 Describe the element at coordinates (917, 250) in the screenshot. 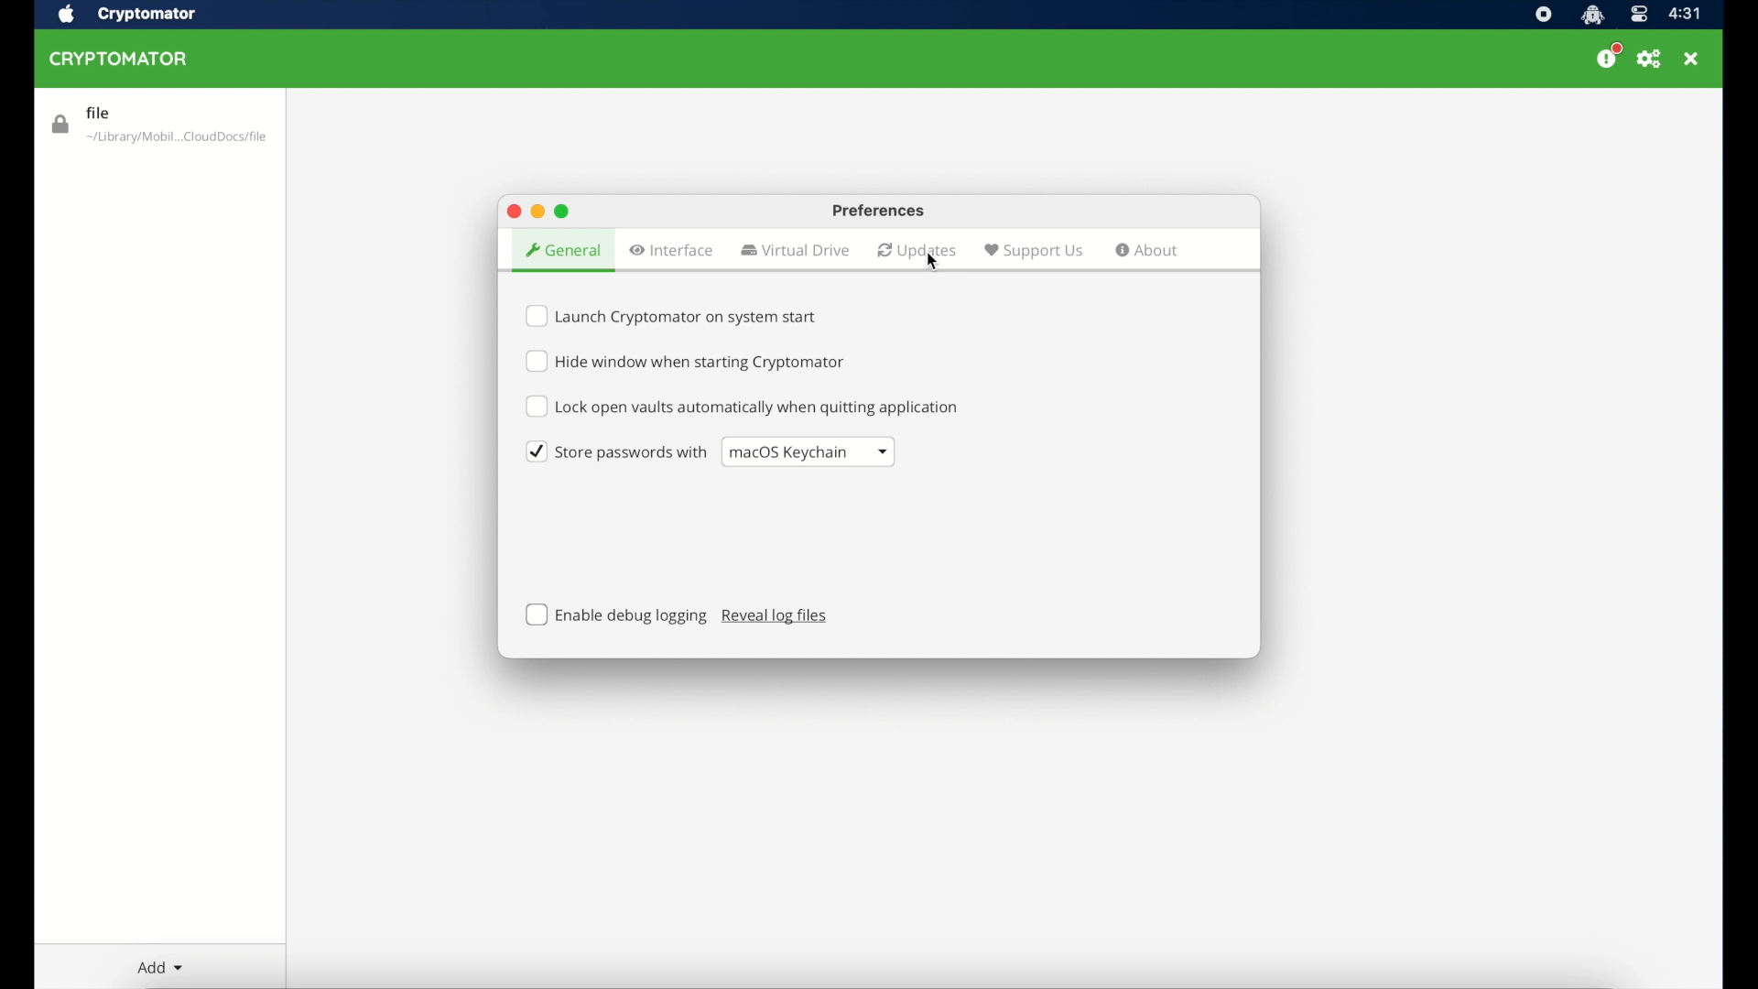

I see `updates` at that location.